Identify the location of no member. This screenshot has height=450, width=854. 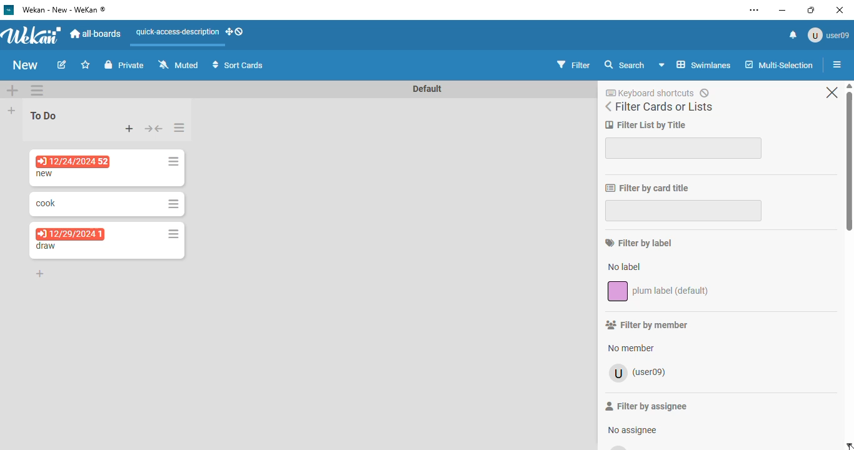
(630, 348).